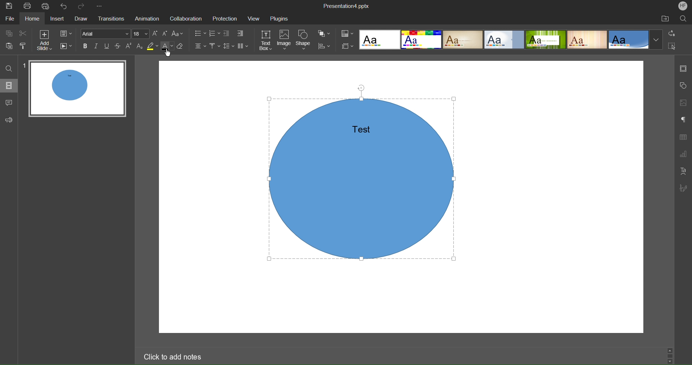 This screenshot has width=692, height=365. What do you see at coordinates (111, 18) in the screenshot?
I see `Transitions` at bounding box center [111, 18].